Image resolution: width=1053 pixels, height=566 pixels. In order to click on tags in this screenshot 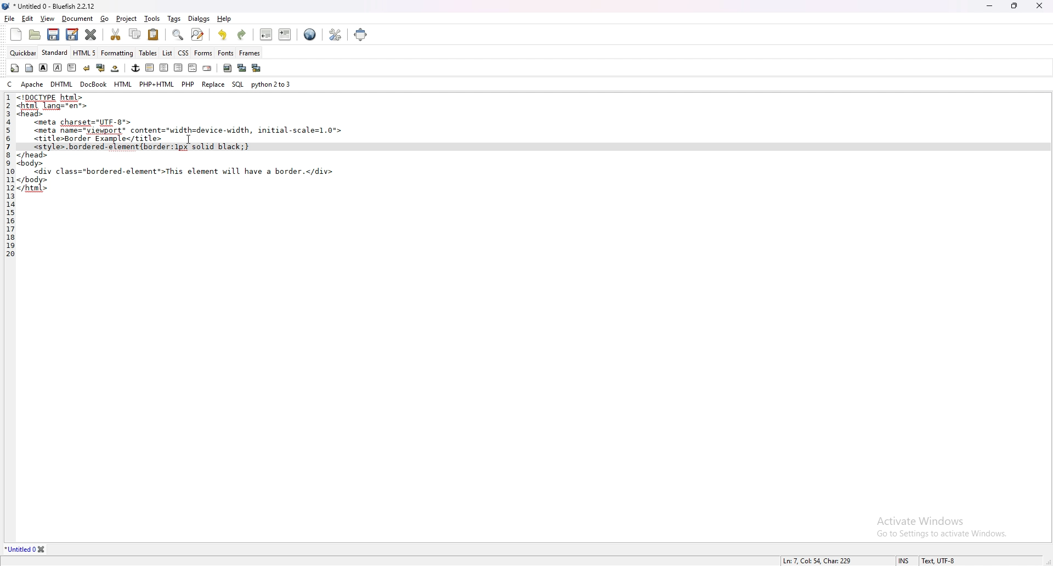, I will do `click(175, 19)`.